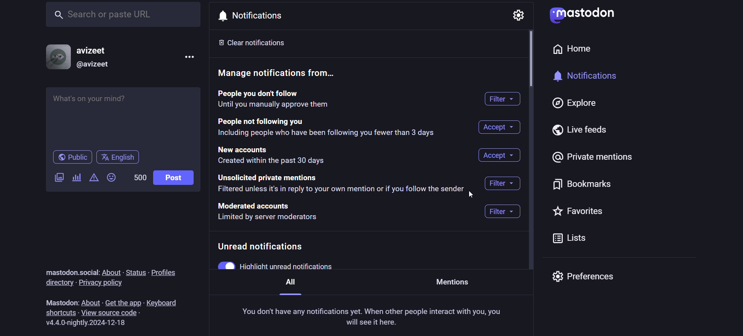 This screenshot has width=743, height=336. Describe the element at coordinates (497, 127) in the screenshot. I see `accept` at that location.